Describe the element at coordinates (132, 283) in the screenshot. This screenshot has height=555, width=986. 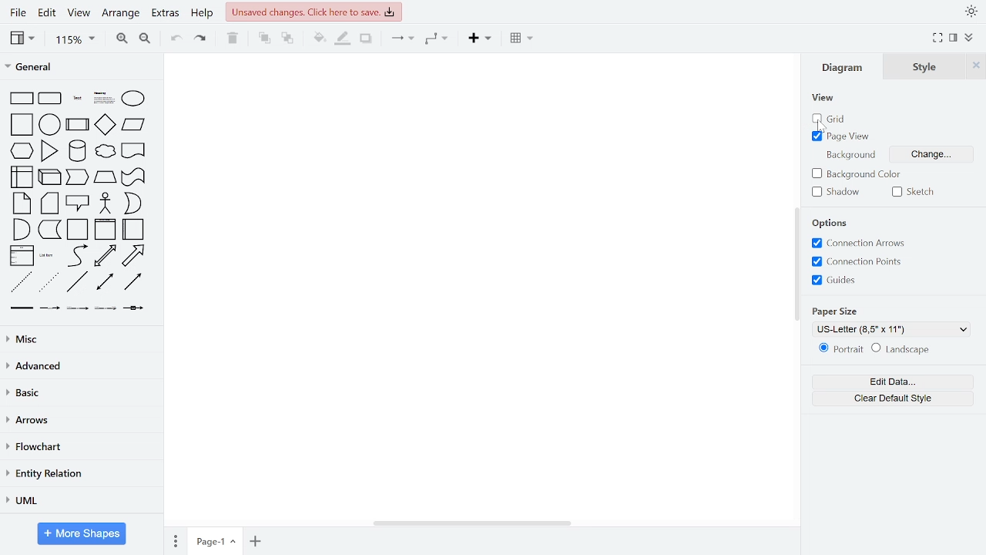
I see `directional connector` at that location.